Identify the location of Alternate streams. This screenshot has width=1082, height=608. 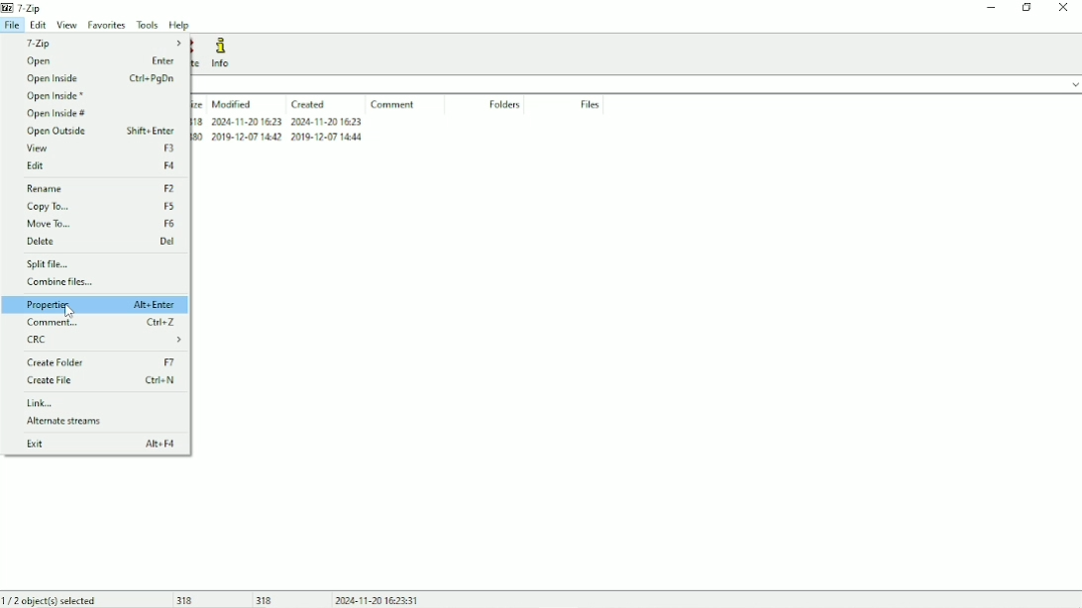
(67, 421).